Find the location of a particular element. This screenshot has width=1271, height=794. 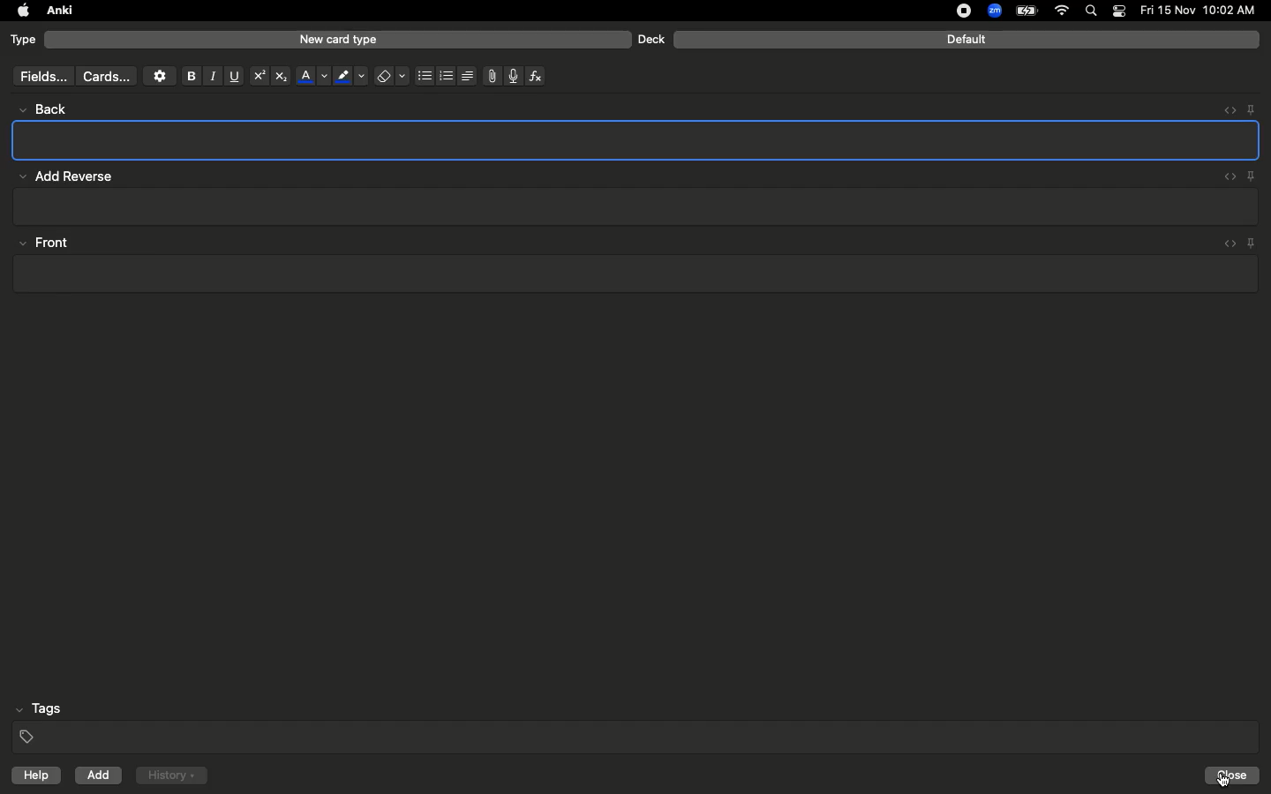

Add reverse is located at coordinates (79, 176).